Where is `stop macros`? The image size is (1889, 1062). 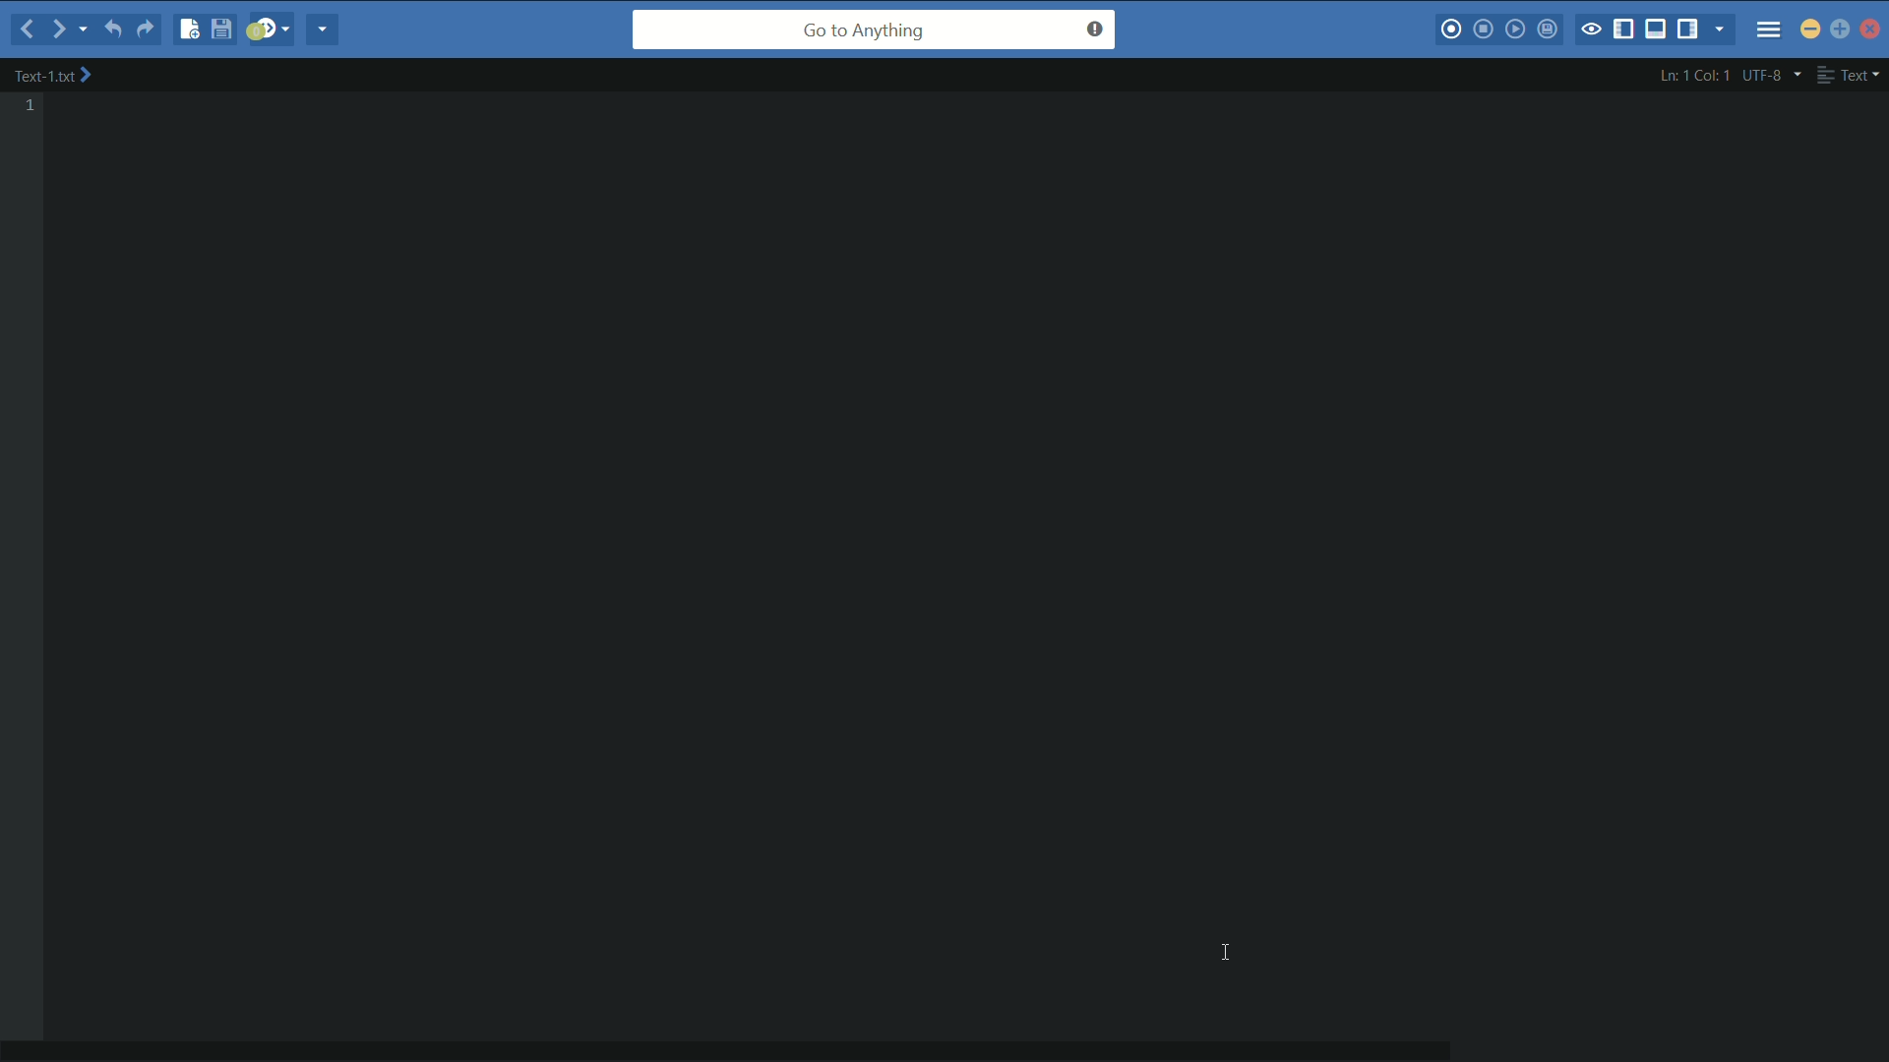
stop macros is located at coordinates (1485, 31).